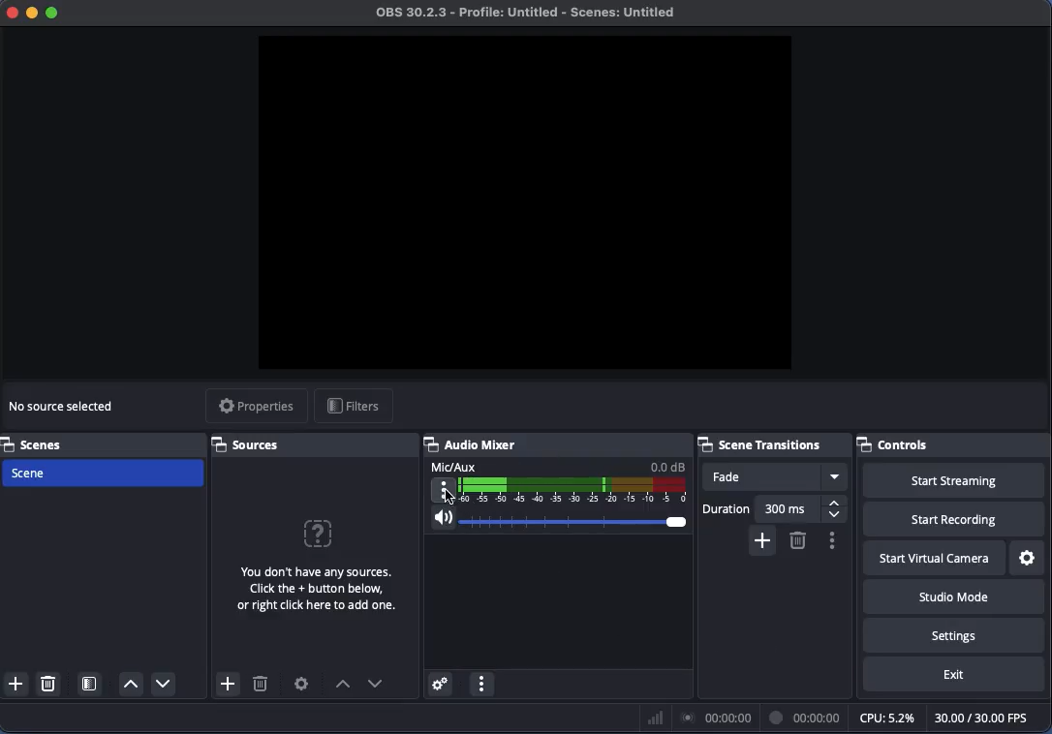 This screenshot has height=734, width=1052. What do you see at coordinates (32, 12) in the screenshot?
I see `Minimize` at bounding box center [32, 12].